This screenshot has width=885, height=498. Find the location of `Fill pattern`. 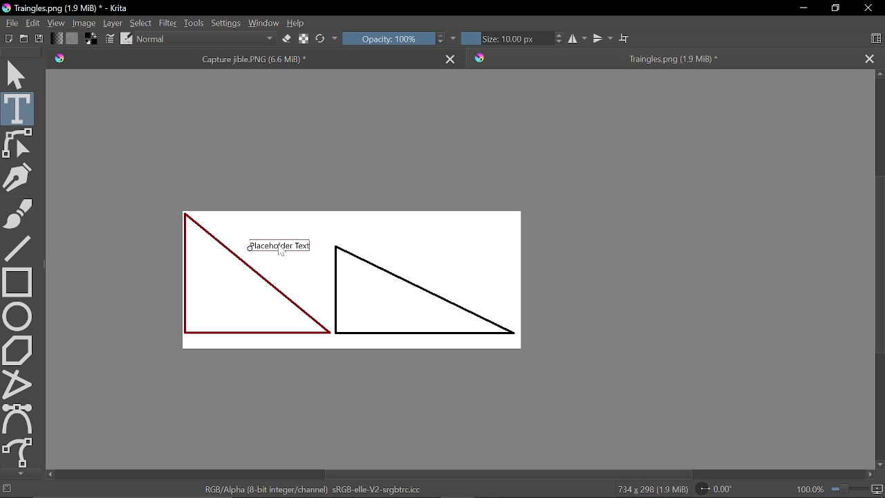

Fill pattern is located at coordinates (72, 38).